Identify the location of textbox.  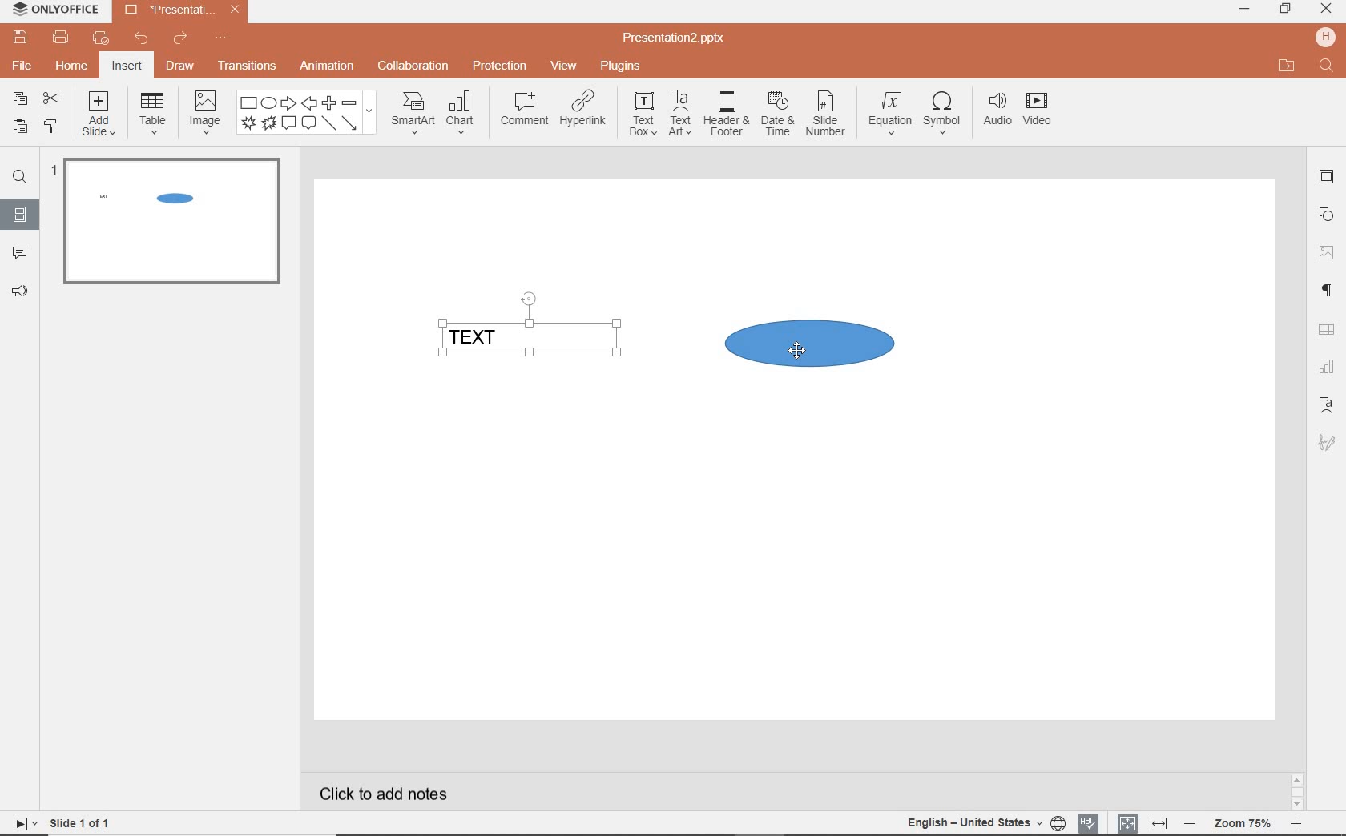
(641, 115).